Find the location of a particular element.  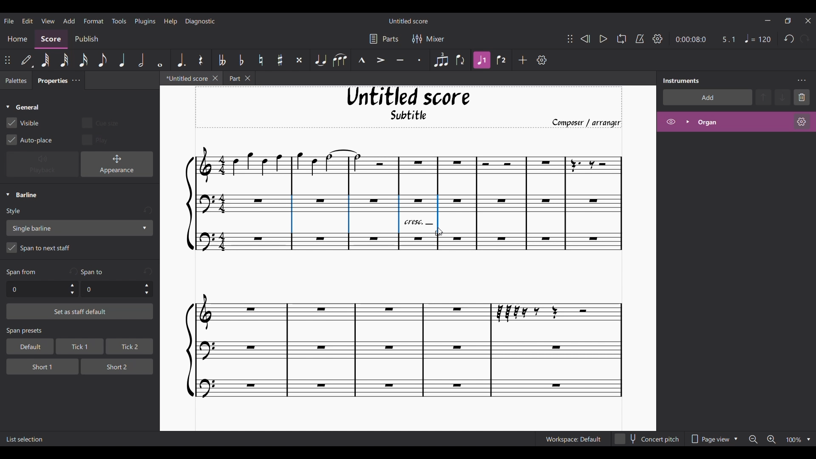

Undo input made is located at coordinates (147, 211).